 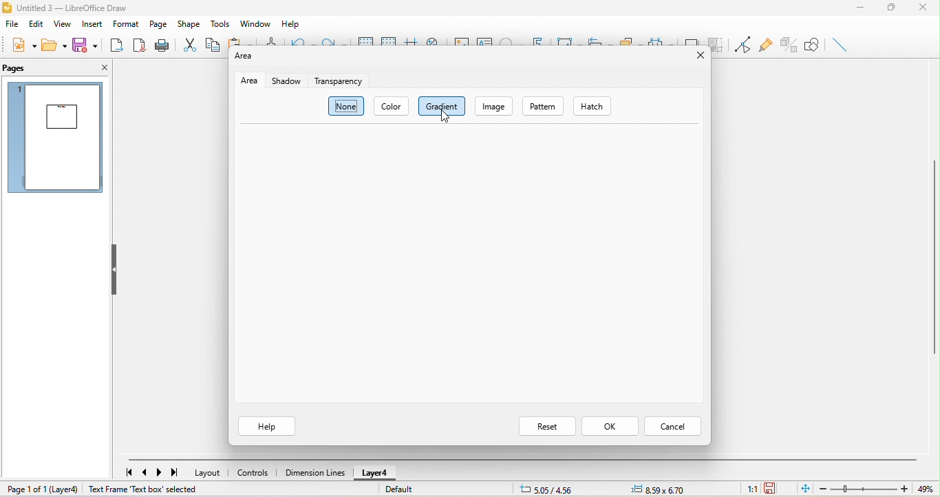 I want to click on export directly as pdf, so click(x=140, y=47).